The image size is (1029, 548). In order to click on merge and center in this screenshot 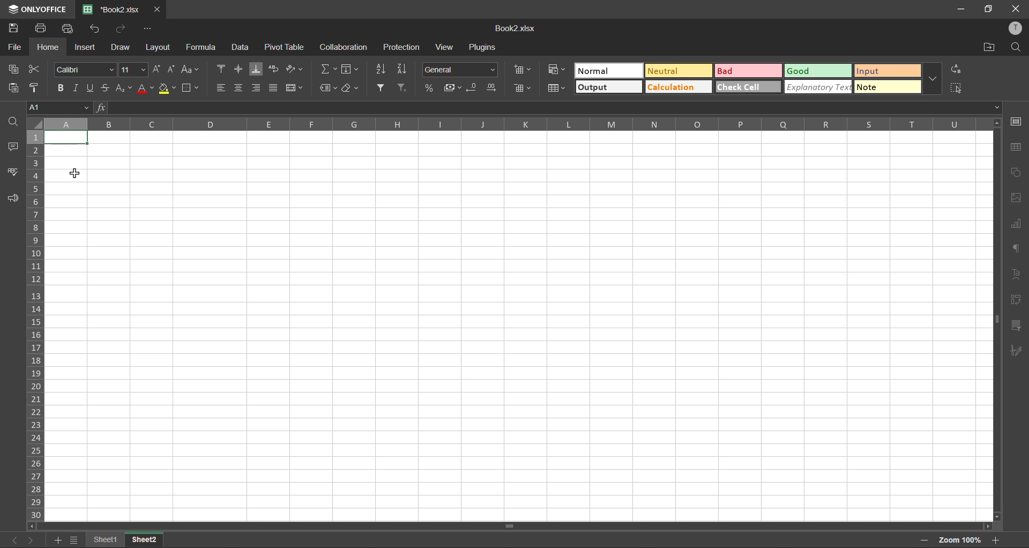, I will do `click(295, 88)`.